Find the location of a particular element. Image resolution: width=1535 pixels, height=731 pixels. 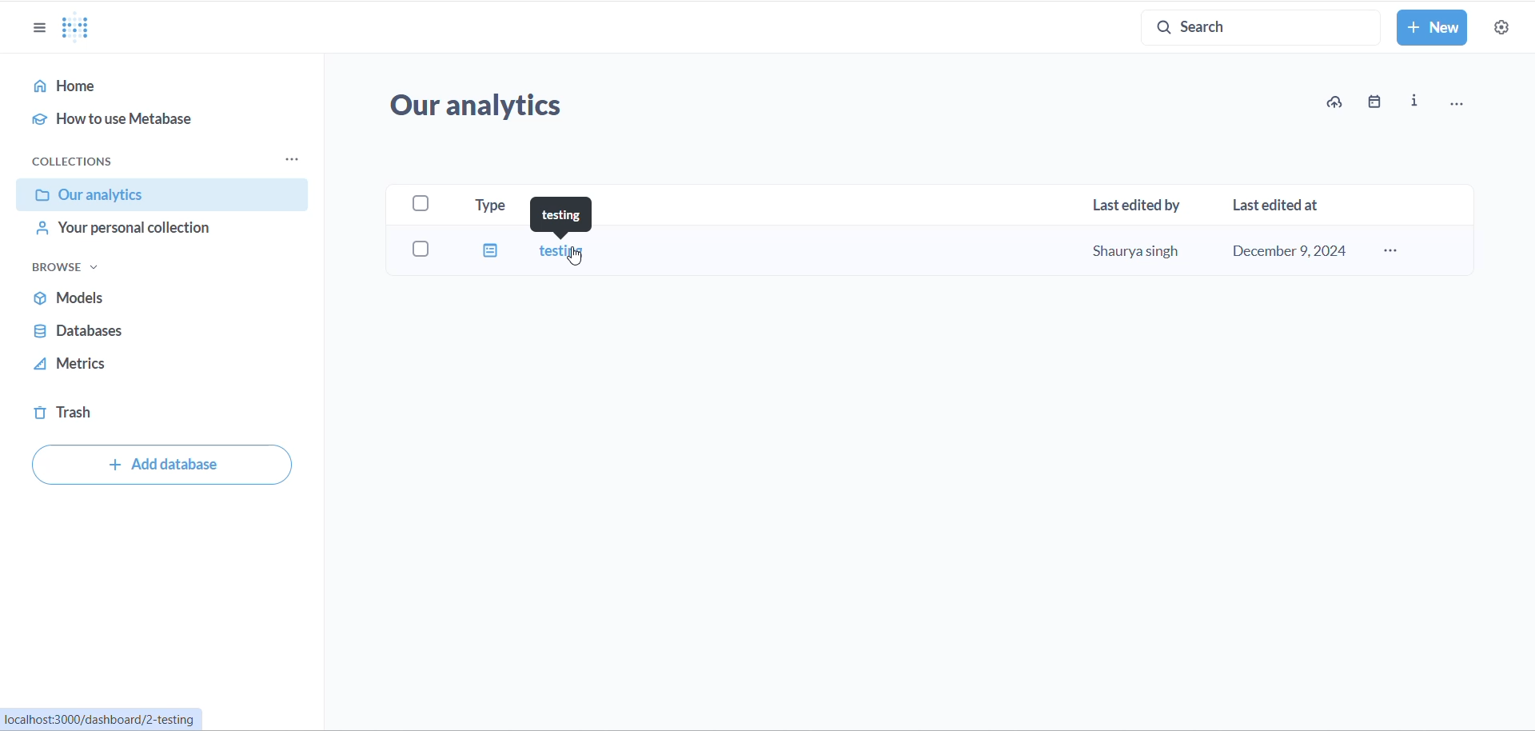

home is located at coordinates (161, 86).